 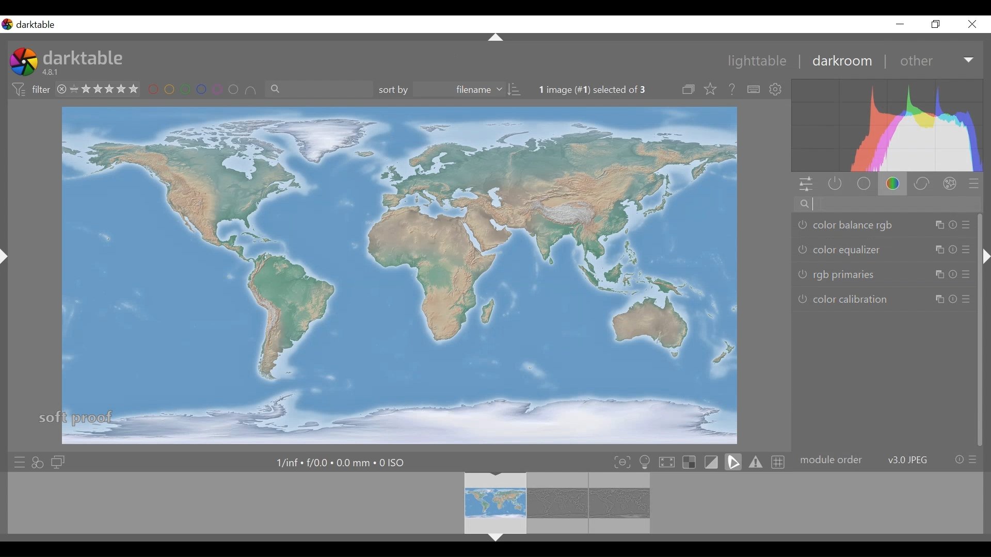 What do you see at coordinates (494, 37) in the screenshot?
I see `` at bounding box center [494, 37].